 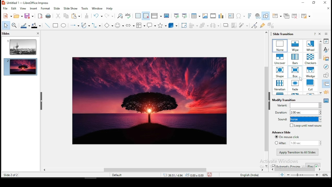 What do you see at coordinates (14, 25) in the screenshot?
I see `zoom and pan` at bounding box center [14, 25].